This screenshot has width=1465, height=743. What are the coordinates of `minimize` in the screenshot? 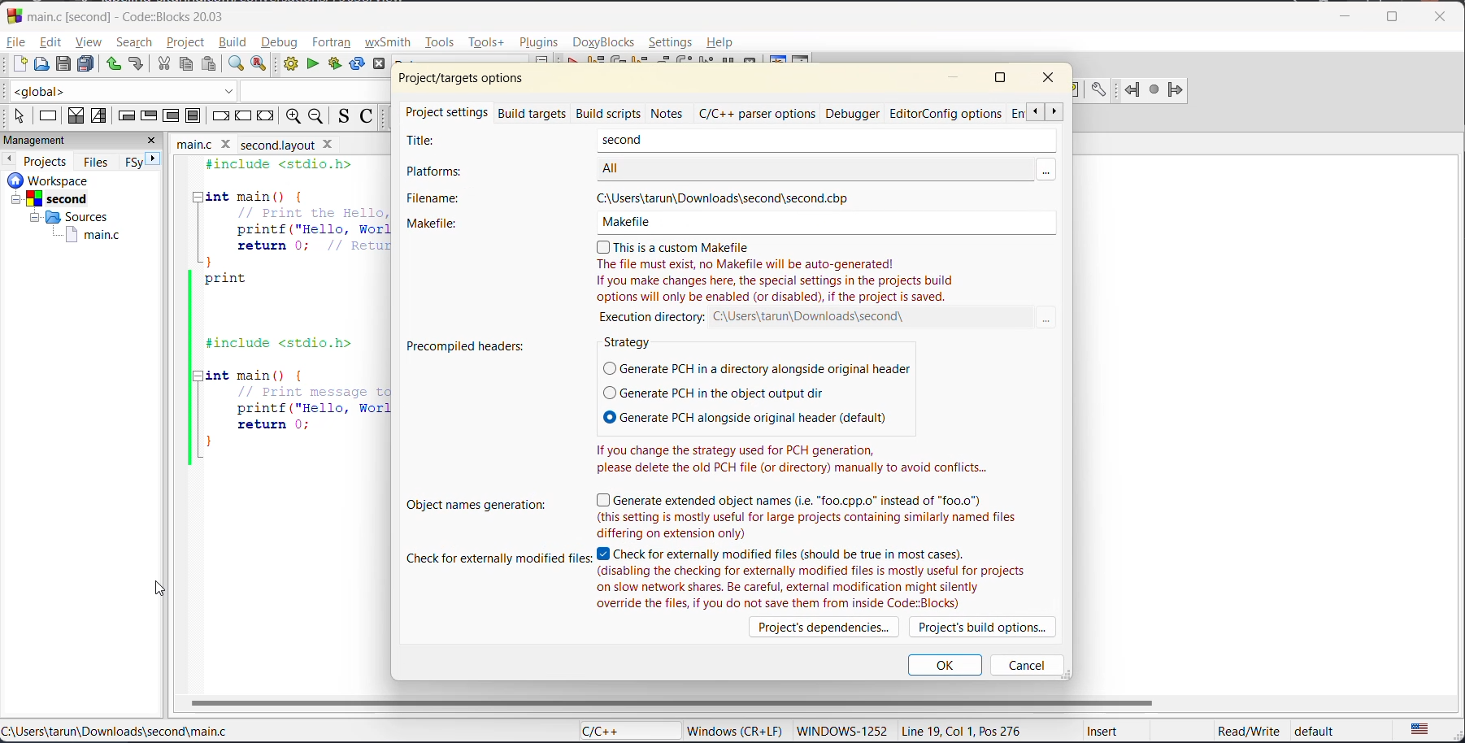 It's located at (952, 77).